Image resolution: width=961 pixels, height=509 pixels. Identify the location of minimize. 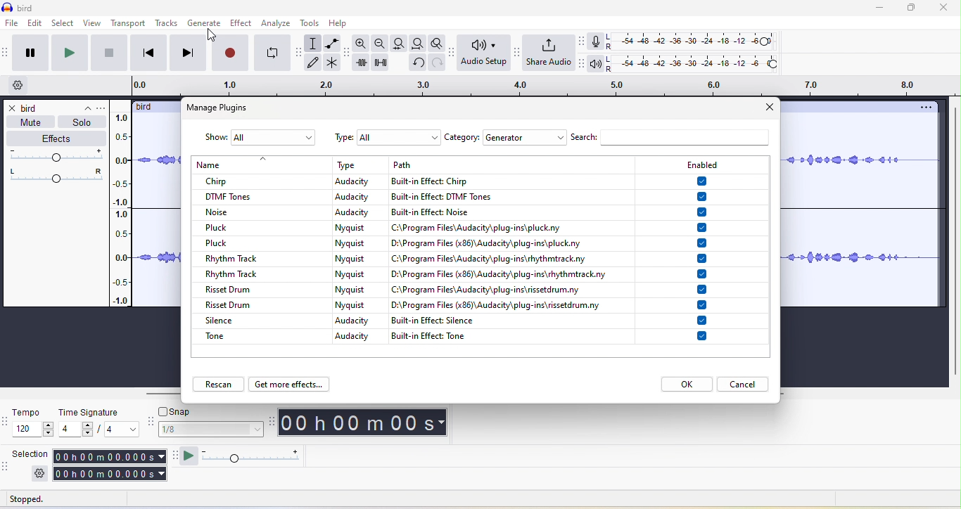
(879, 9).